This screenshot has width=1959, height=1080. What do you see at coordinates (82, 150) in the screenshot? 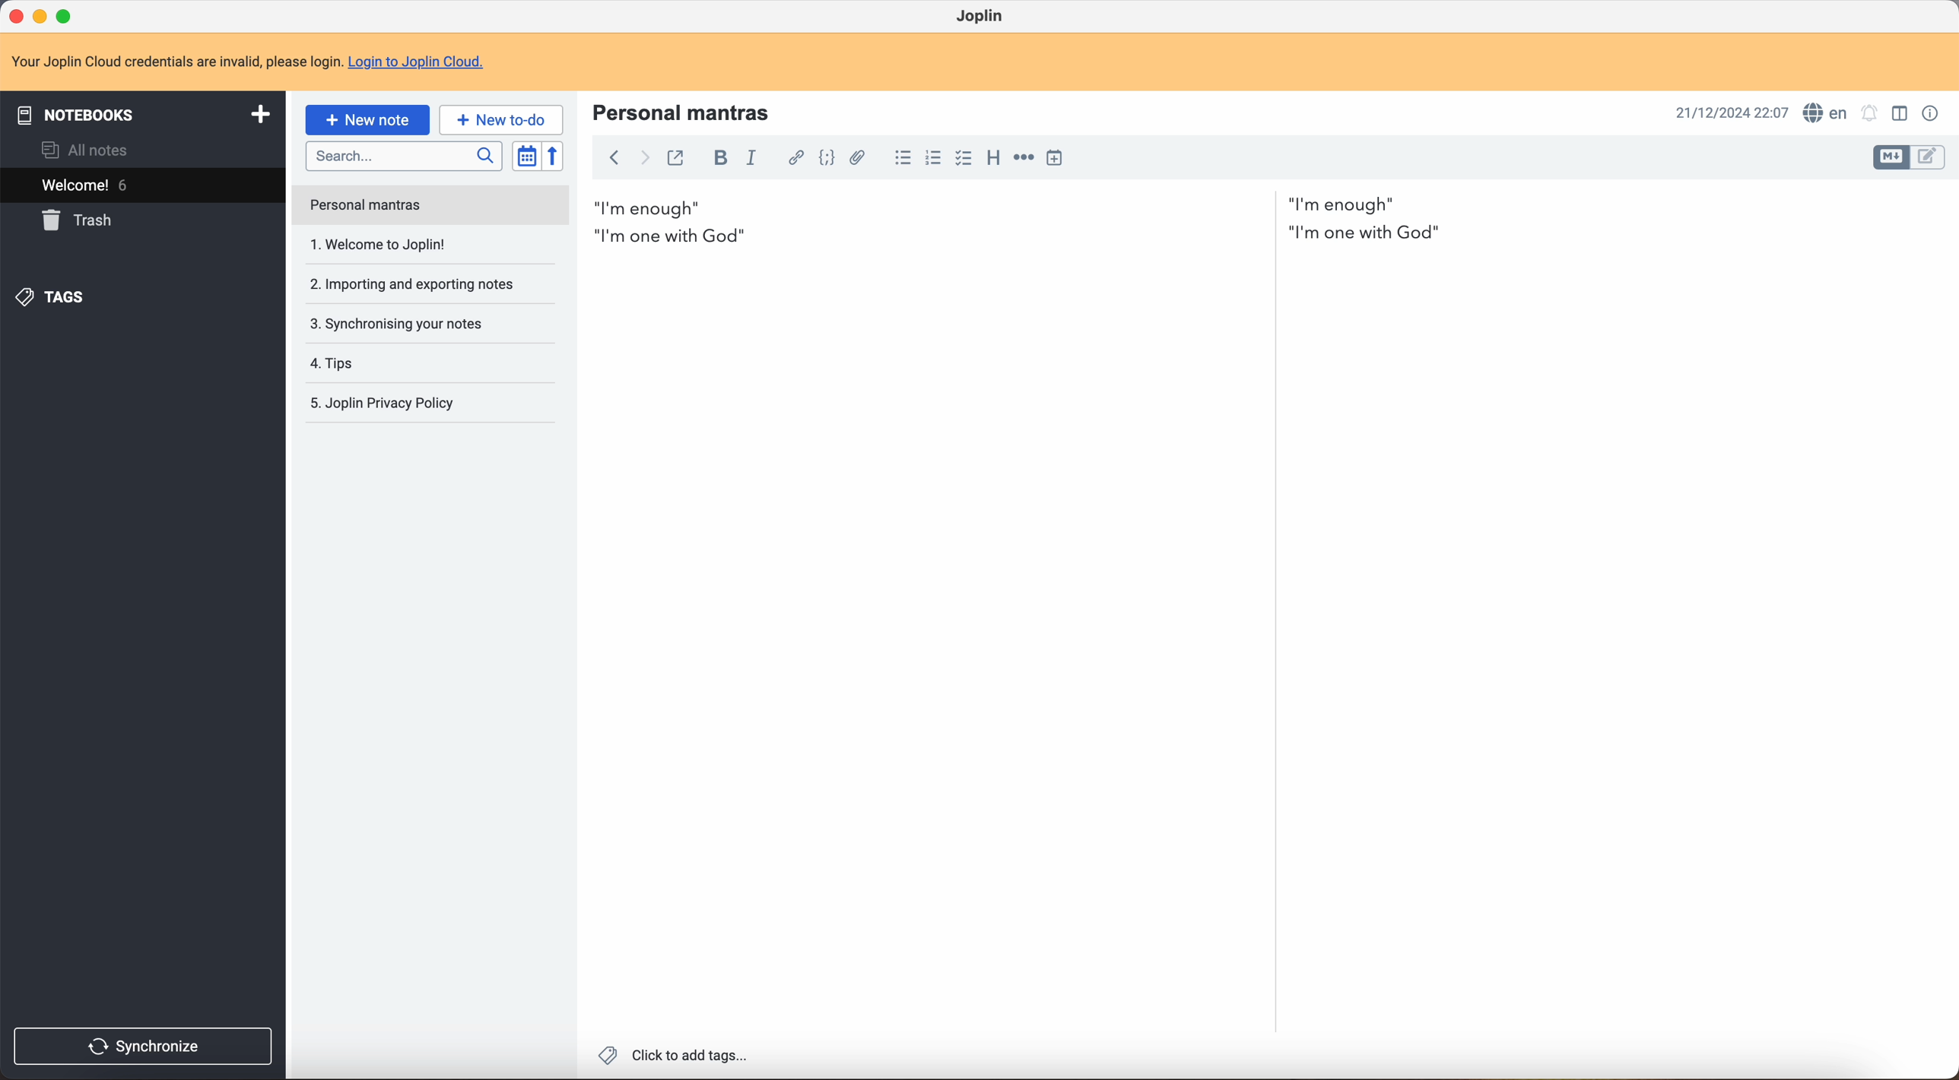
I see `all notes` at bounding box center [82, 150].